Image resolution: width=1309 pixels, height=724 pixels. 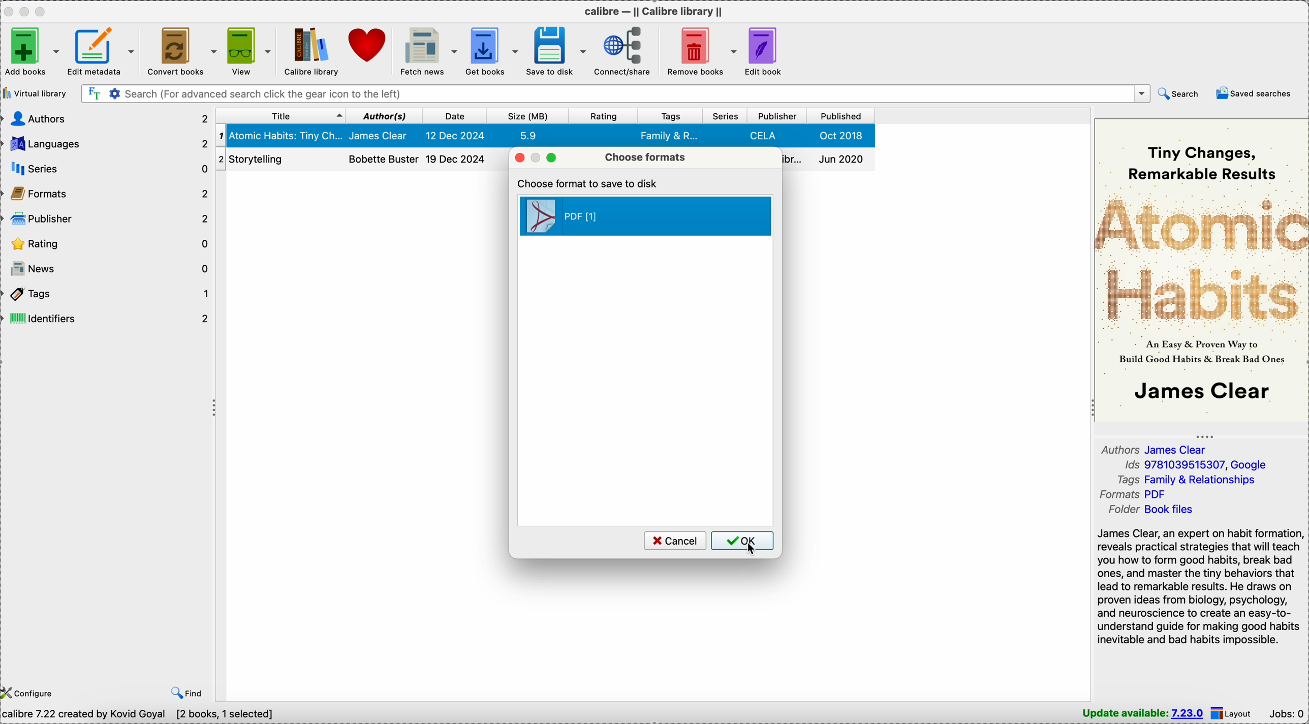 What do you see at coordinates (35, 92) in the screenshot?
I see `virtual library` at bounding box center [35, 92].